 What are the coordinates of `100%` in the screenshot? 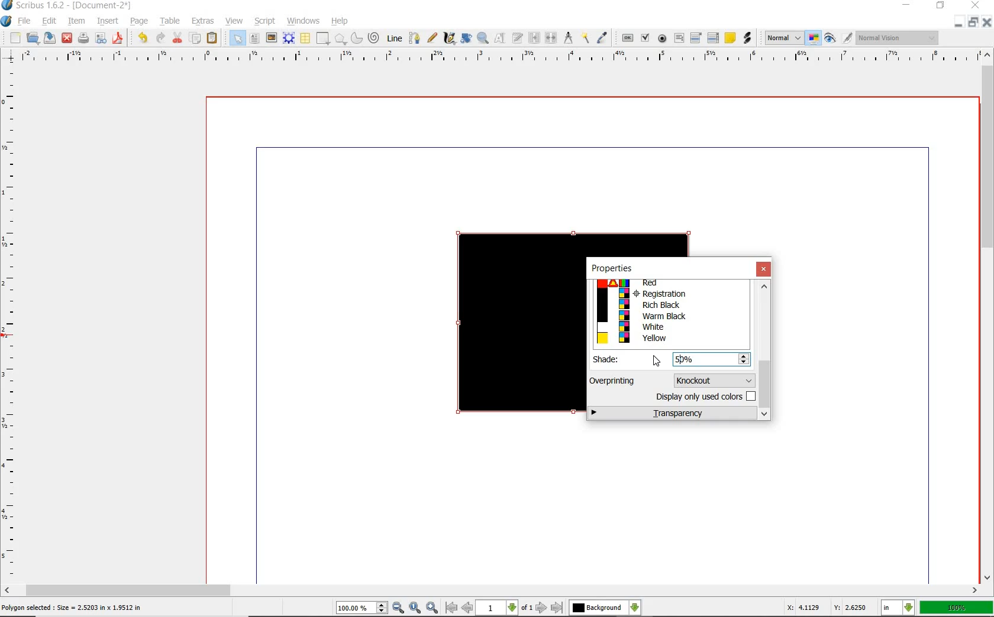 It's located at (956, 608).